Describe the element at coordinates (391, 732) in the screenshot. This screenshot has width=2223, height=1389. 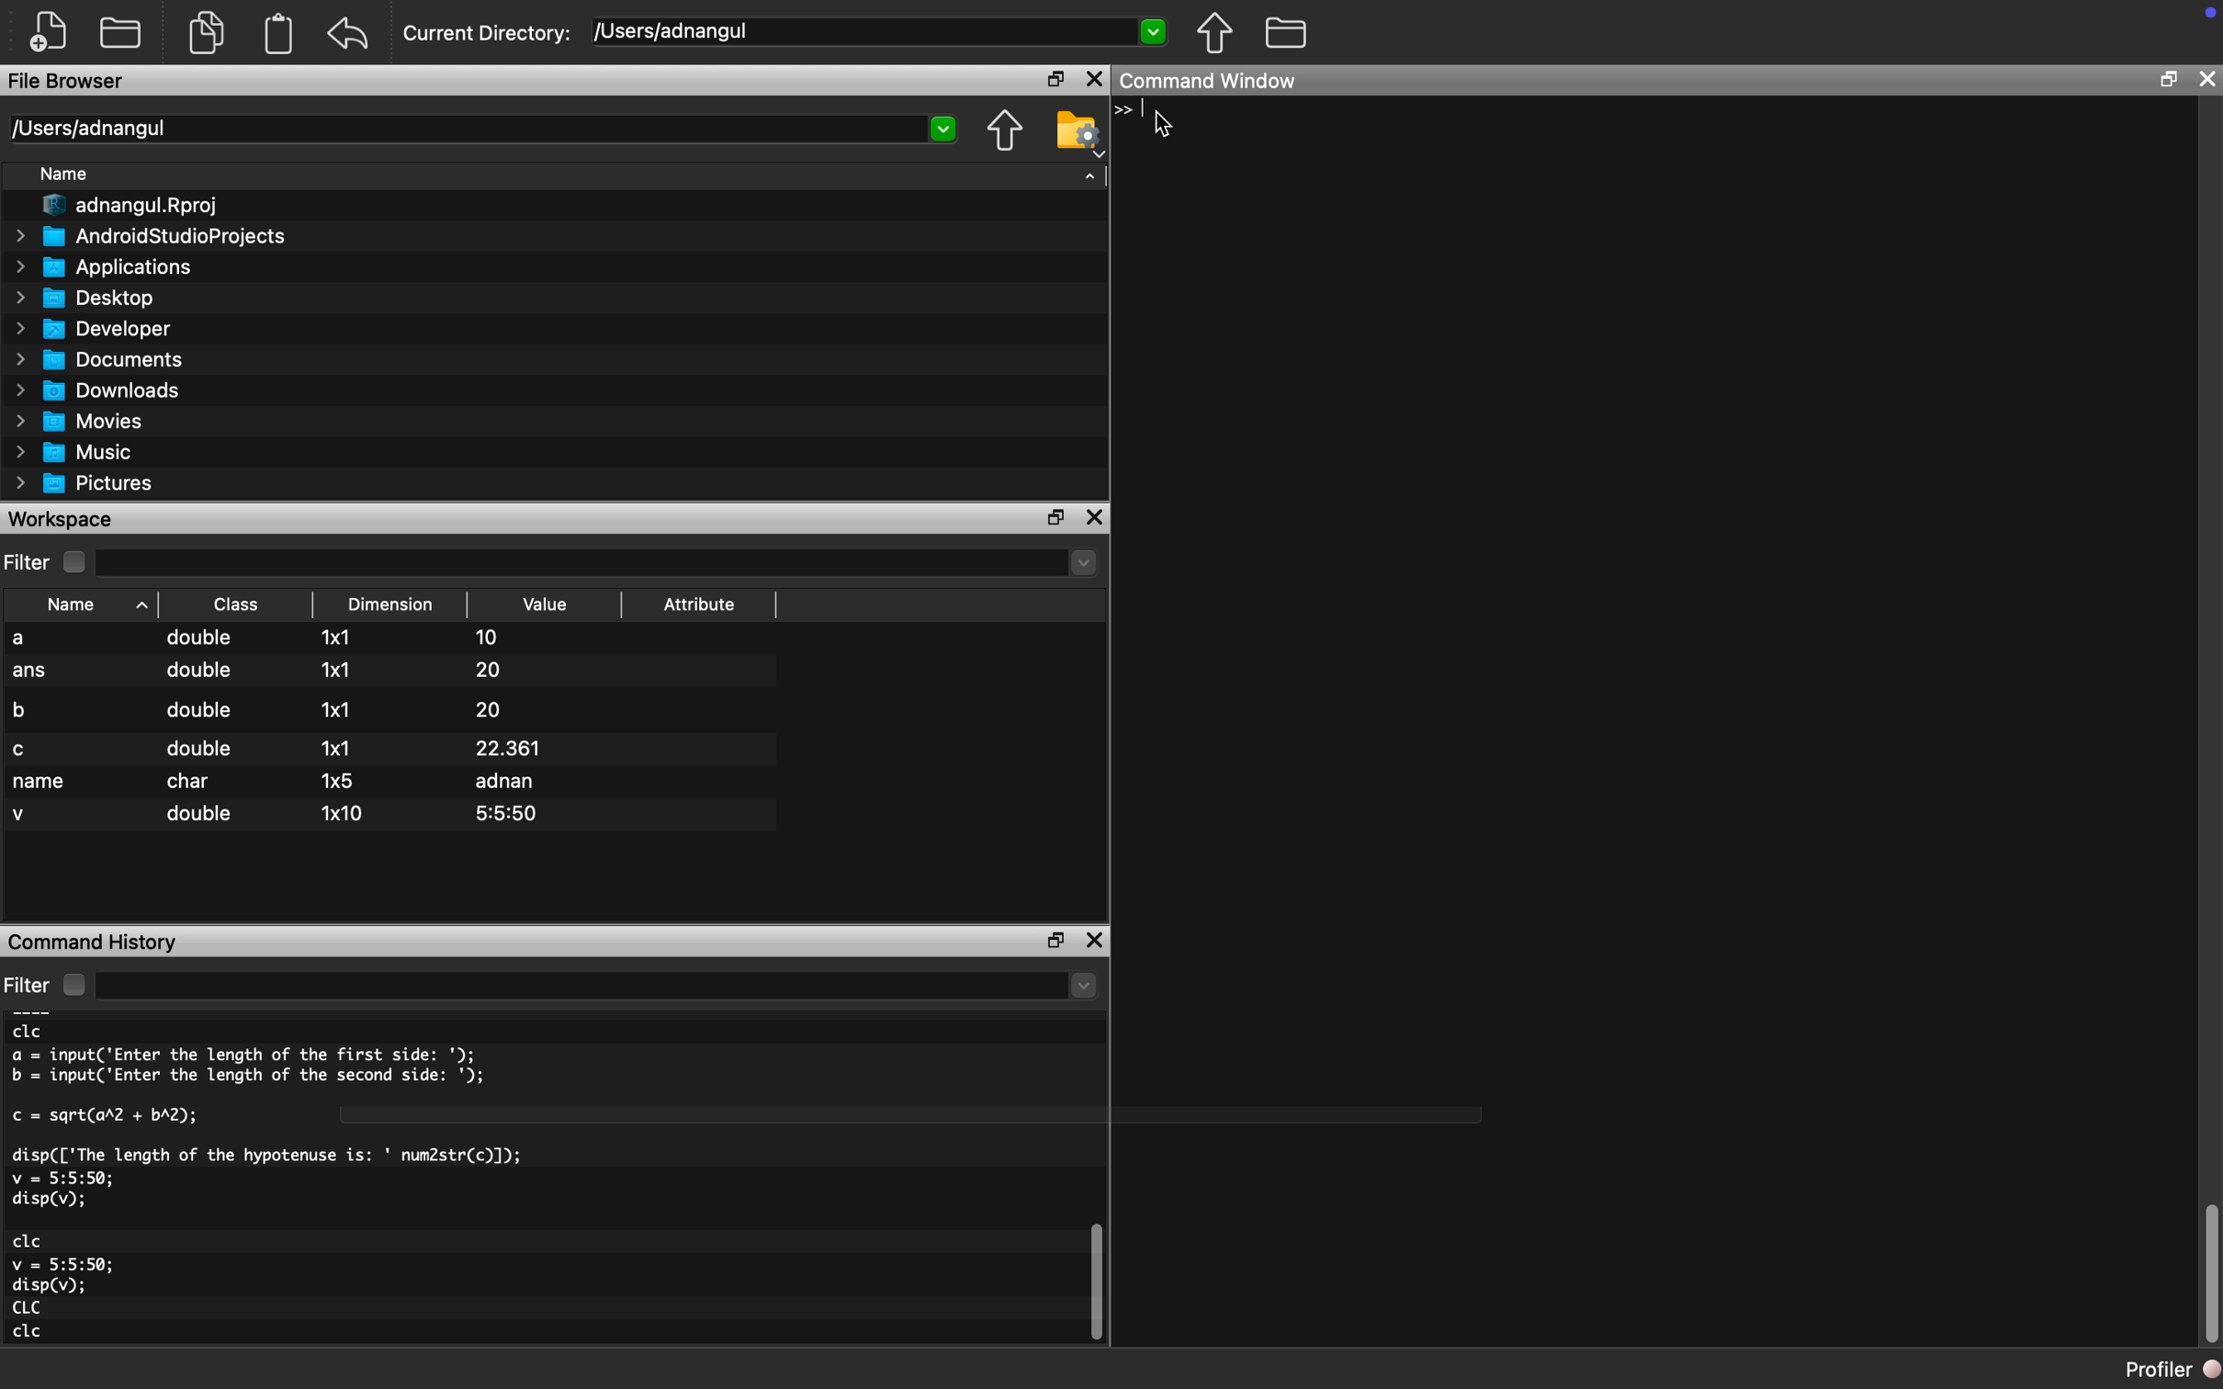
I see `a double 1x1 10
ans double 1x1 20
b double 1x1 20
@ double 1x1 22.361
name char 1x5 adnan
\ double 1x10 5:5:50` at that location.